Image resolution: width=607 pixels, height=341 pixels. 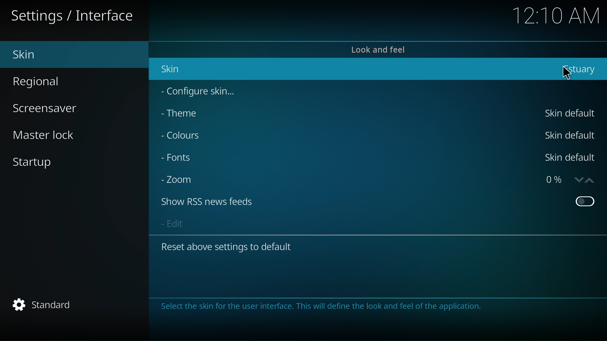 What do you see at coordinates (175, 157) in the screenshot?
I see `font` at bounding box center [175, 157].